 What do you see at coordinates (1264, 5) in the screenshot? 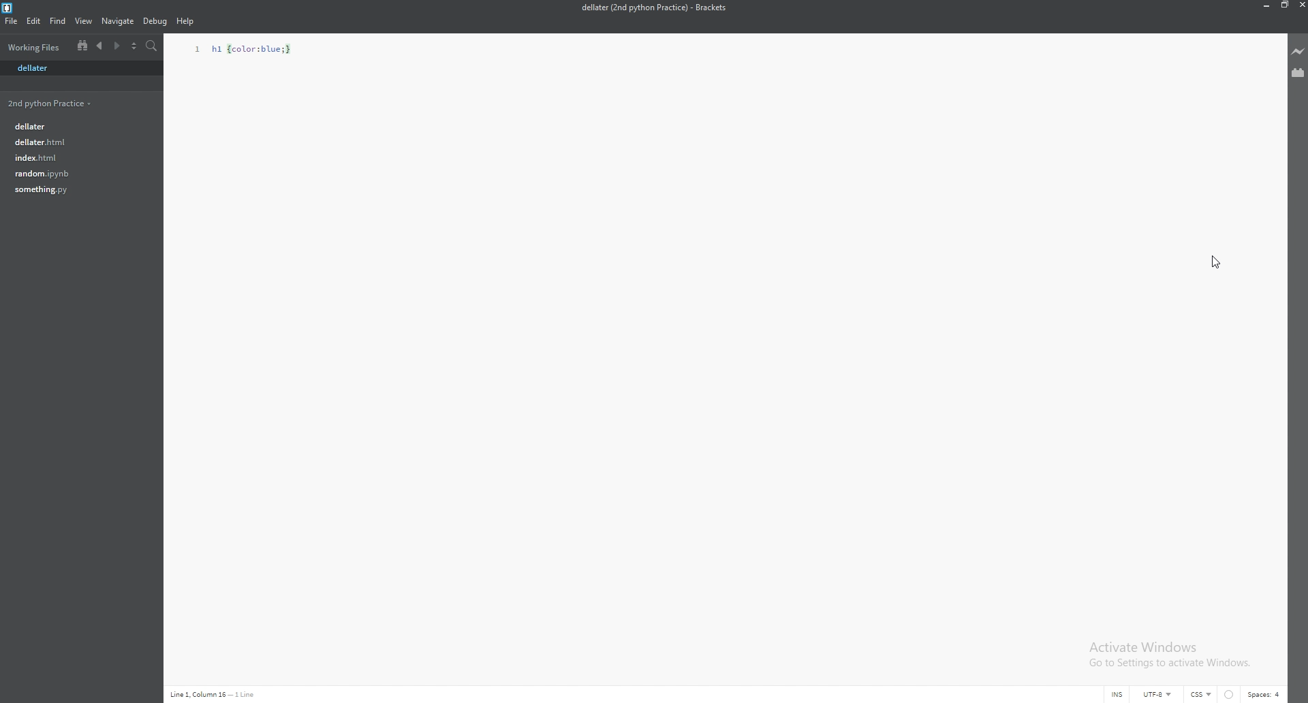
I see `minimize` at bounding box center [1264, 5].